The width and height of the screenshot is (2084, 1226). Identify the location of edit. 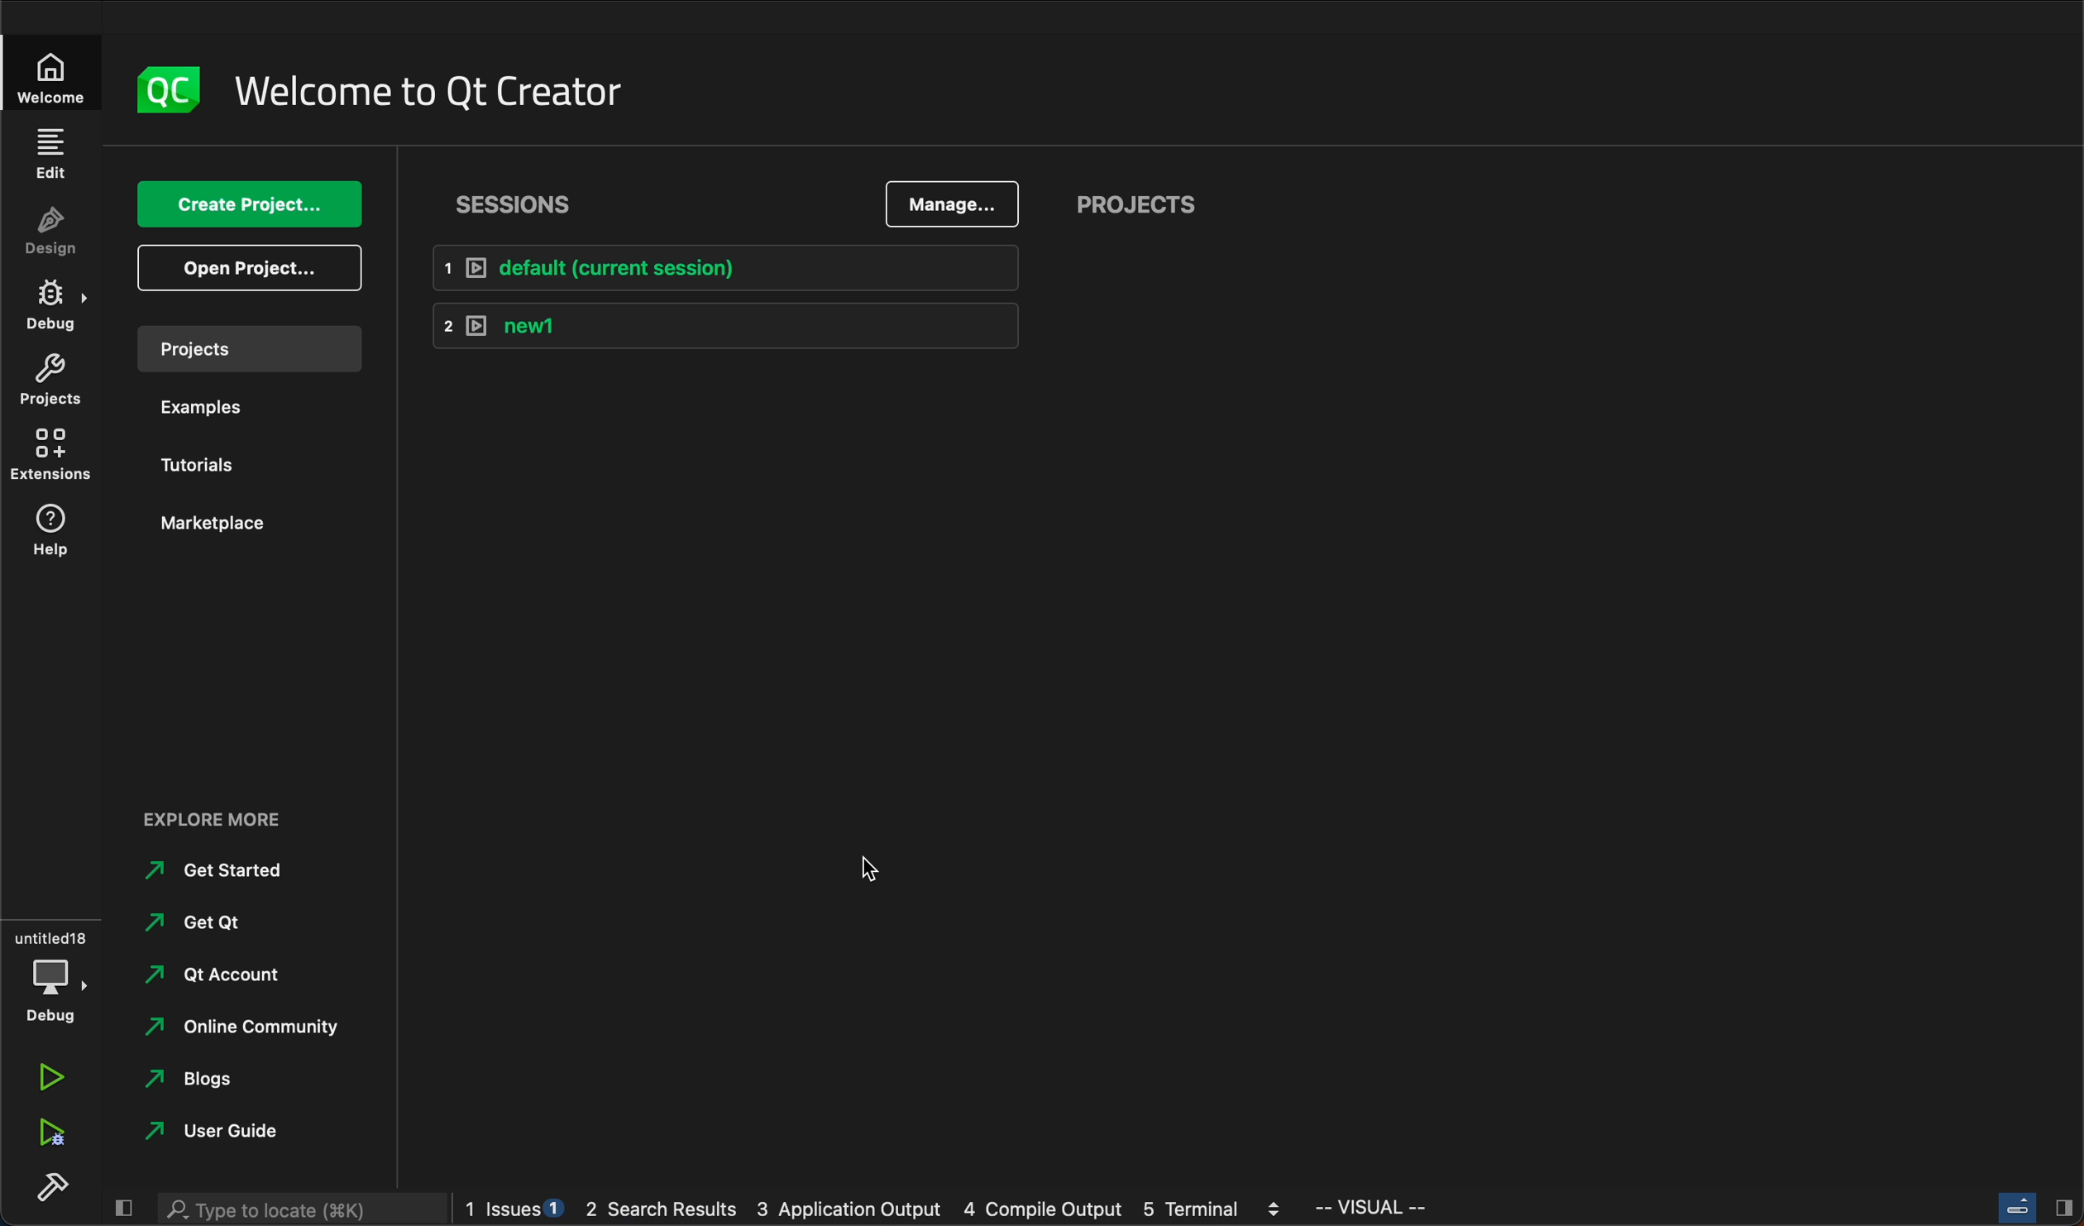
(50, 153).